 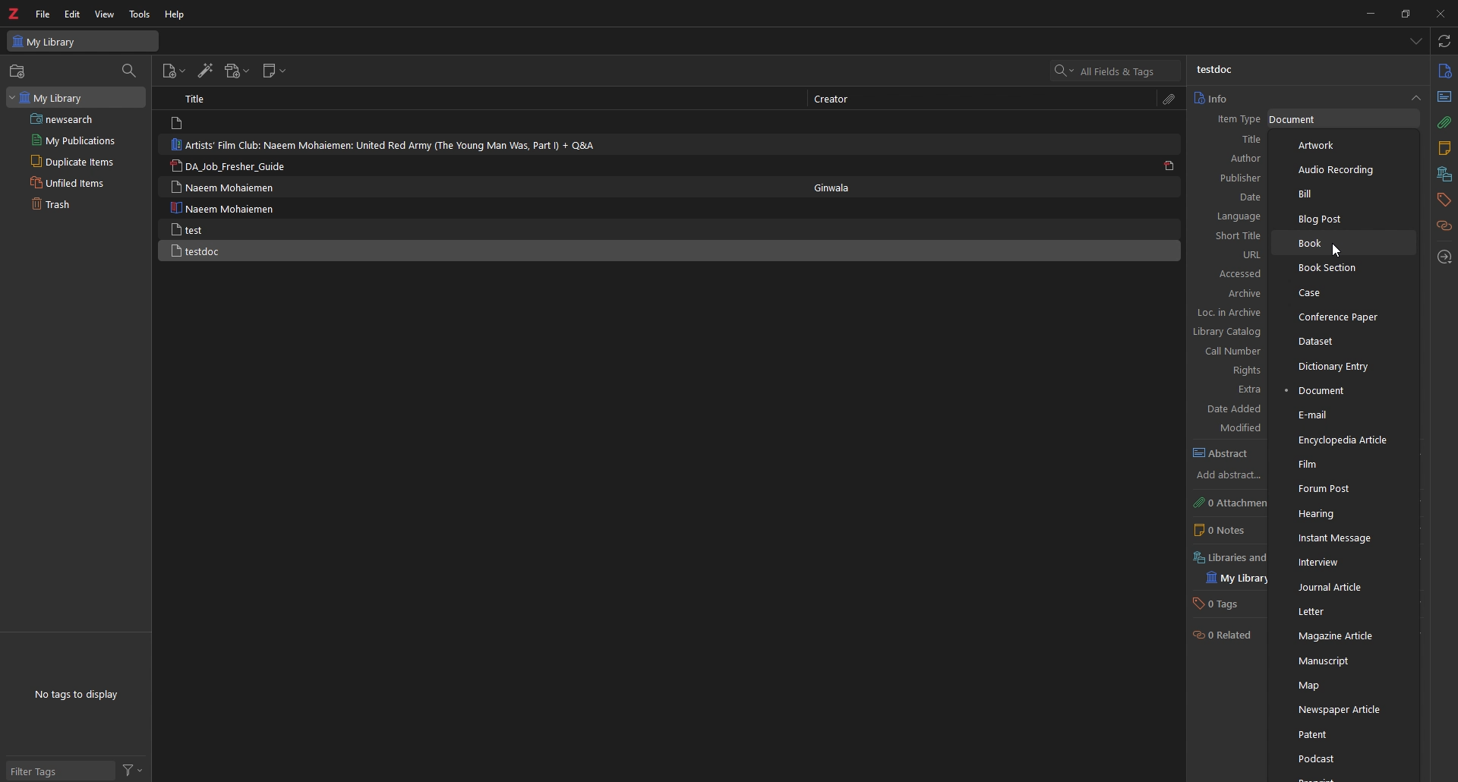 What do you see at coordinates (1236, 140) in the screenshot?
I see `Title` at bounding box center [1236, 140].